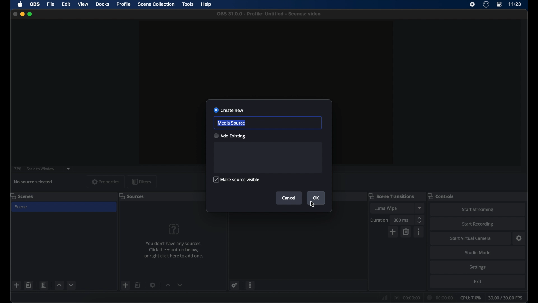  What do you see at coordinates (174, 229) in the screenshot?
I see `question mark icon` at bounding box center [174, 229].